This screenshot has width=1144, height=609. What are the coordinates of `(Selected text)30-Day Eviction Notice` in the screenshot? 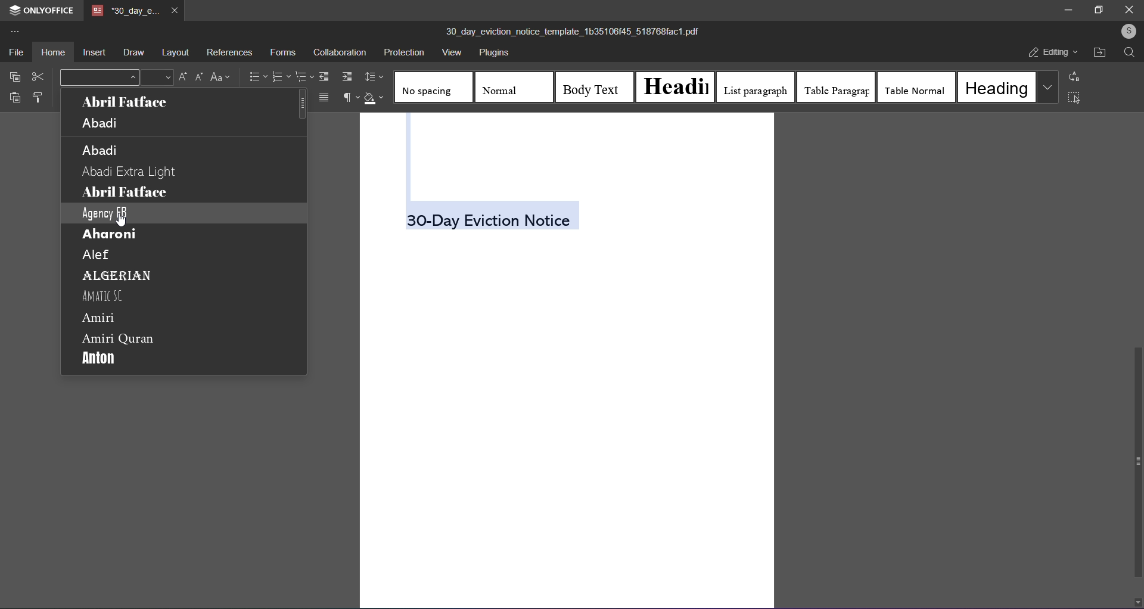 It's located at (491, 219).